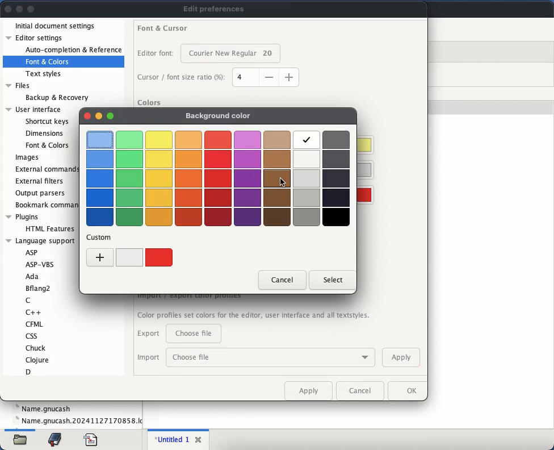 This screenshot has width=554, height=450. What do you see at coordinates (27, 158) in the screenshot?
I see `images` at bounding box center [27, 158].